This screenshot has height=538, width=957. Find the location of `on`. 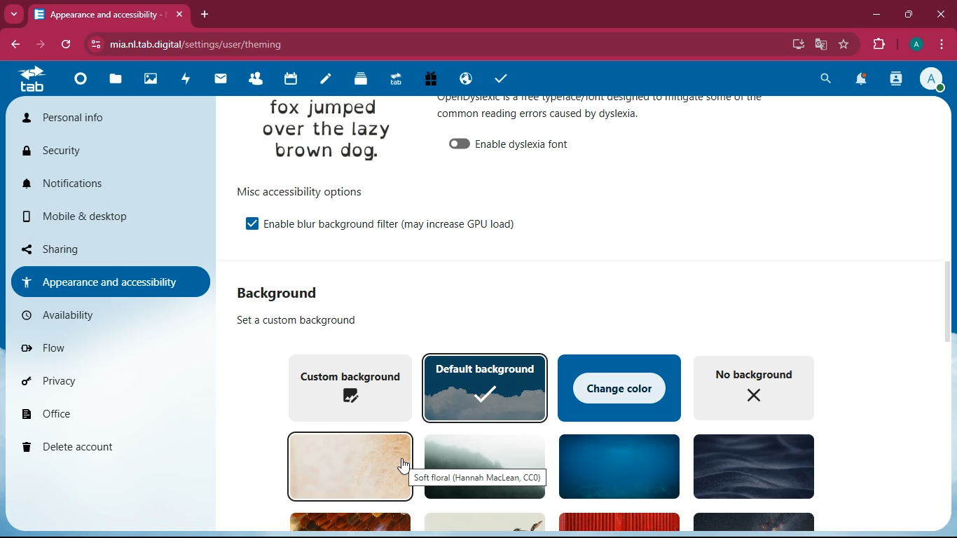

on is located at coordinates (250, 223).